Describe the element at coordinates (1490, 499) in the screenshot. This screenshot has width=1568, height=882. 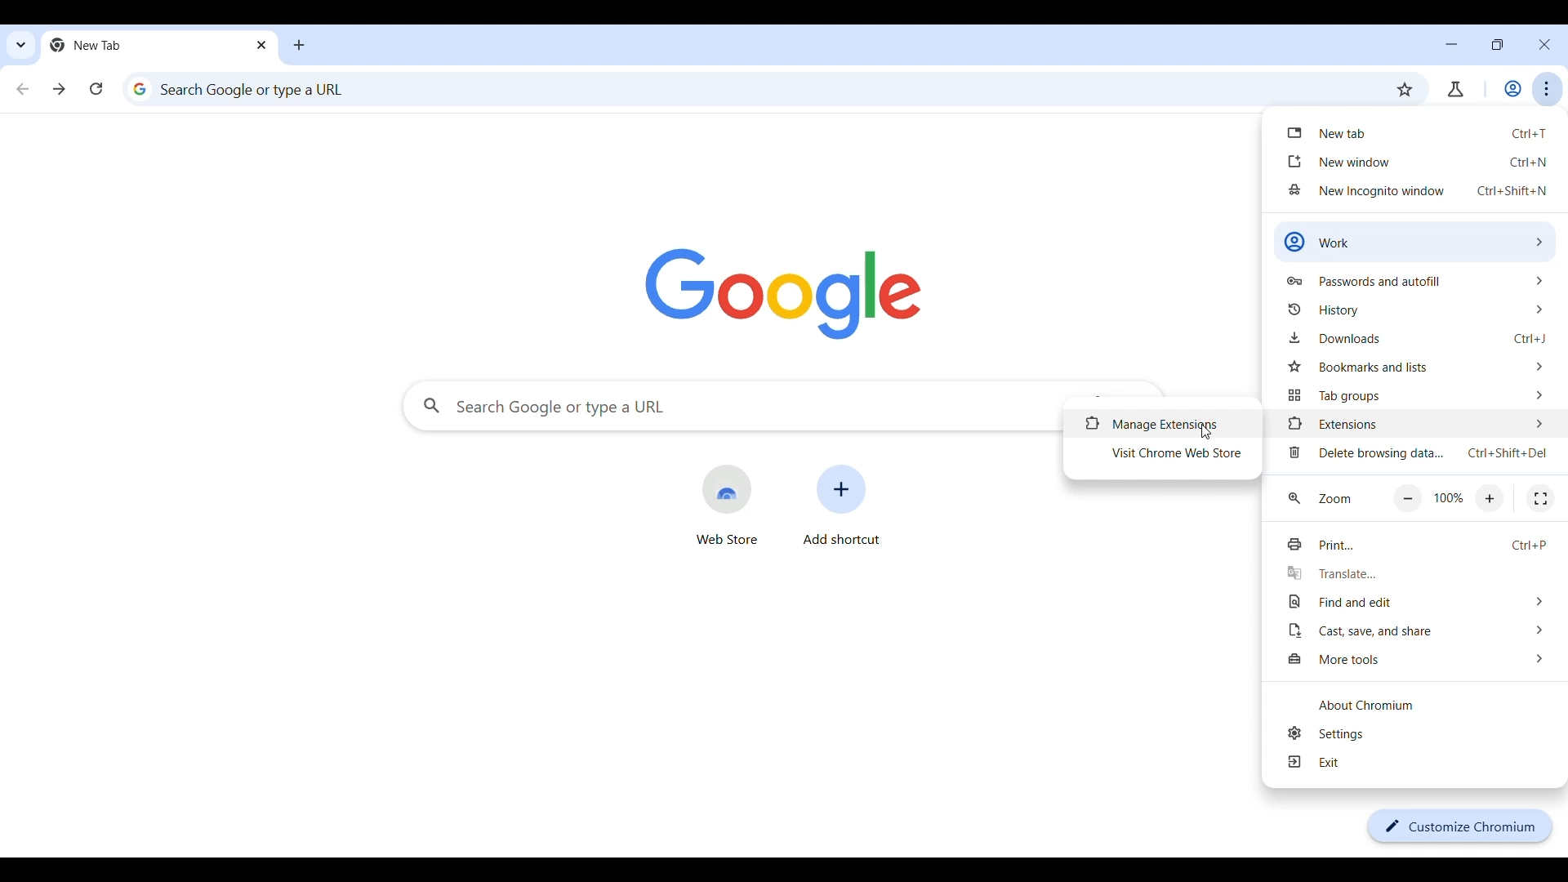
I see `Zoom in` at that location.